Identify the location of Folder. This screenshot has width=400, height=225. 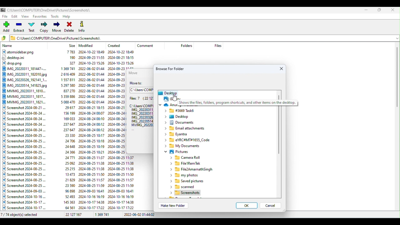
(187, 193).